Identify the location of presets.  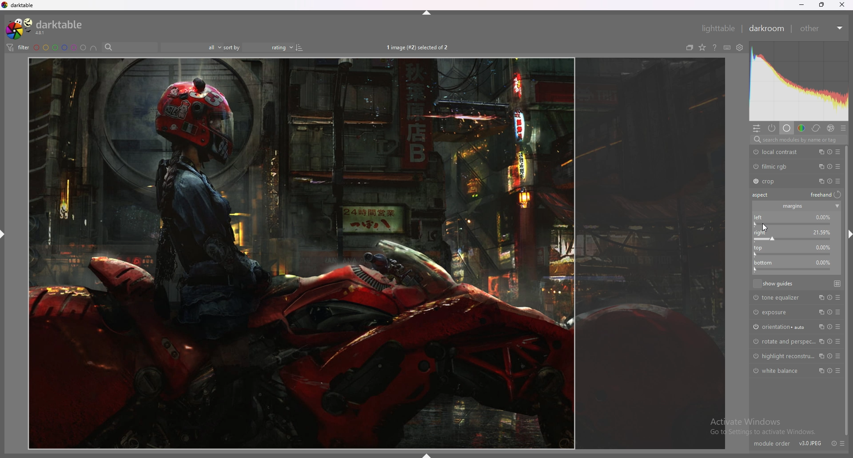
(838, 327).